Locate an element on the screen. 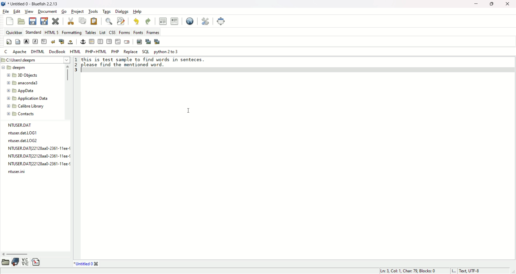 This screenshot has height=274, width=516. break and clear is located at coordinates (61, 42).